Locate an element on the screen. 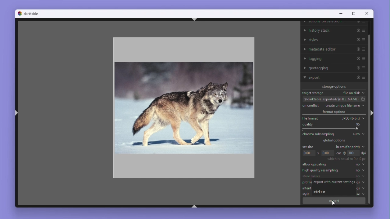  profile is located at coordinates (307, 182).